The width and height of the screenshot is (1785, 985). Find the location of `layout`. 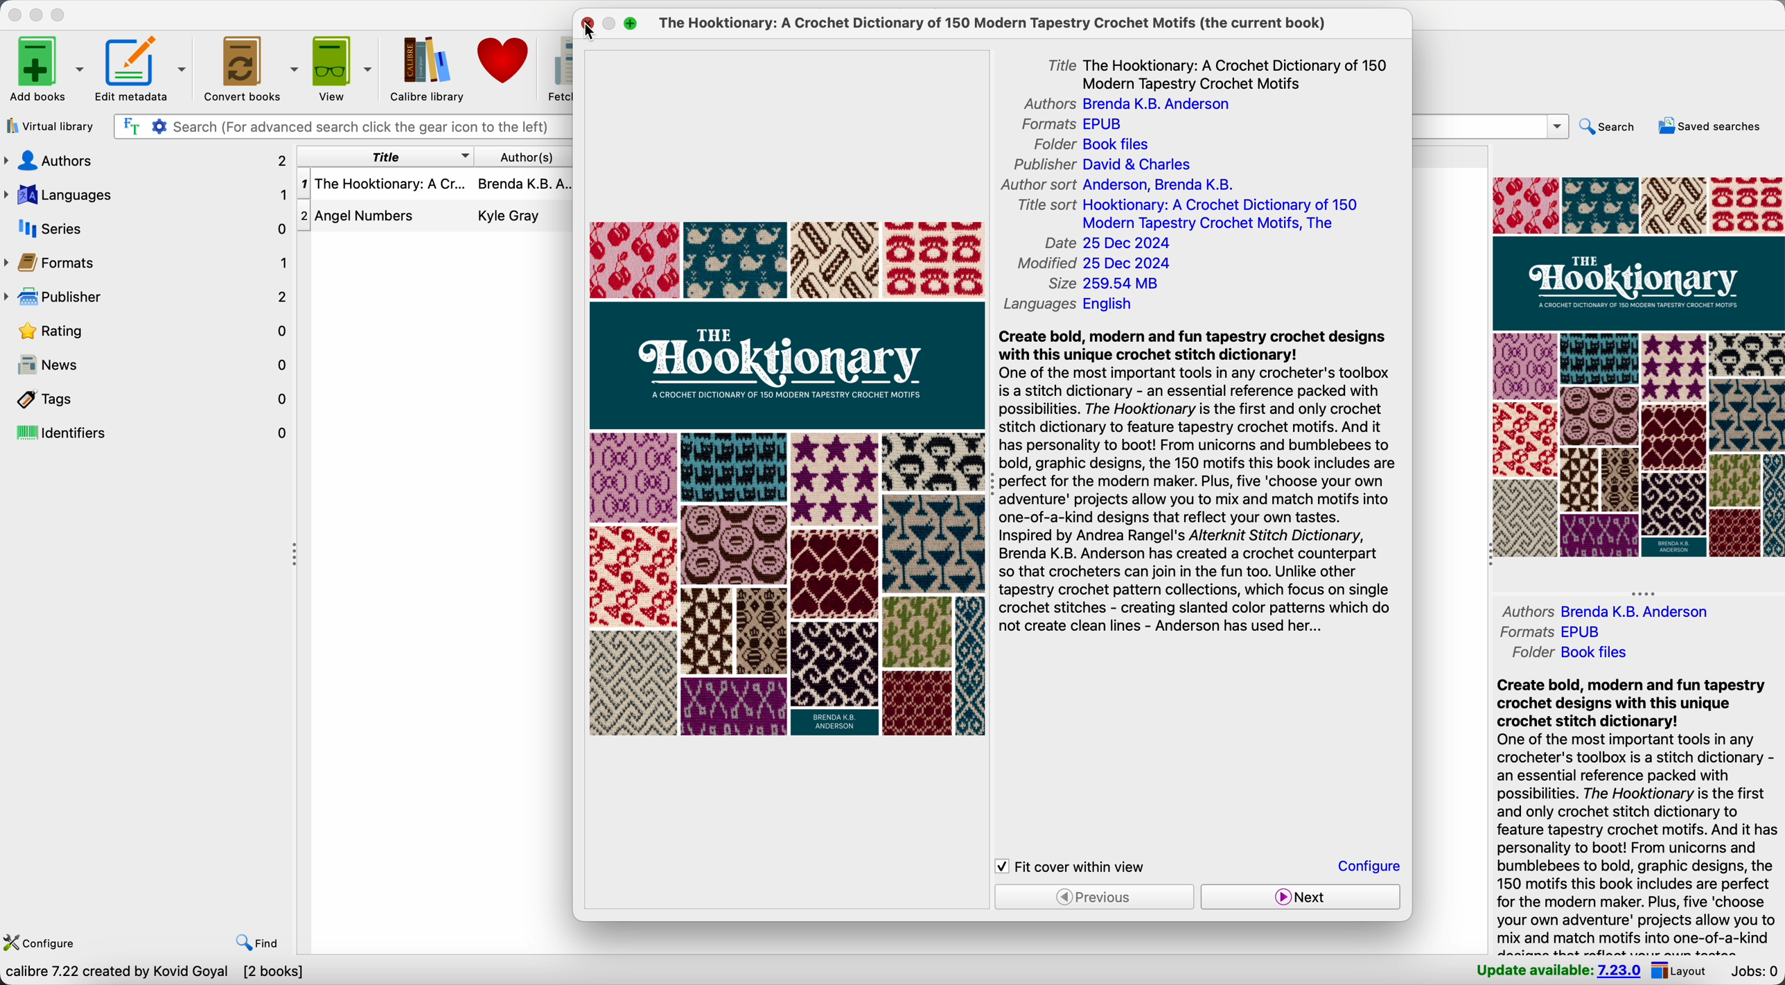

layout is located at coordinates (1678, 970).